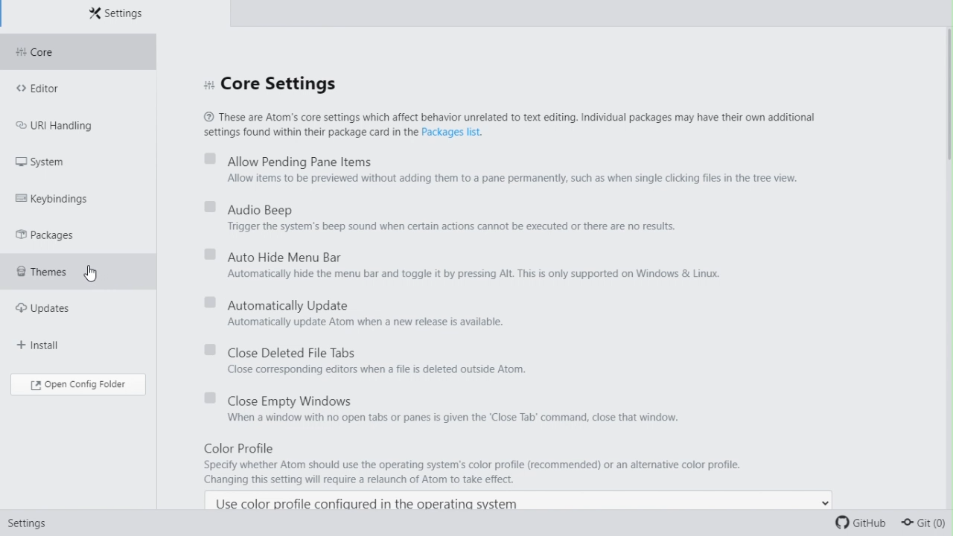  Describe the element at coordinates (280, 83) in the screenshot. I see `Core settings` at that location.